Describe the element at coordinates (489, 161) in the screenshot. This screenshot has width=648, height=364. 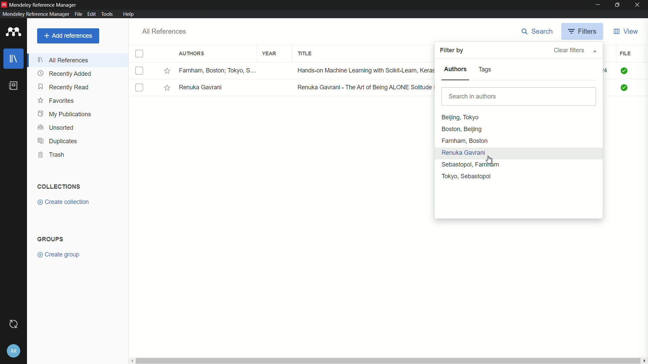
I see `cursor` at that location.